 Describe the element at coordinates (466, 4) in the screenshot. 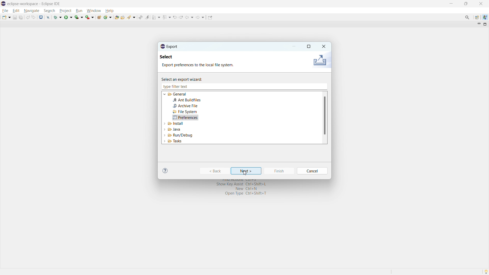

I see `maximize` at that location.